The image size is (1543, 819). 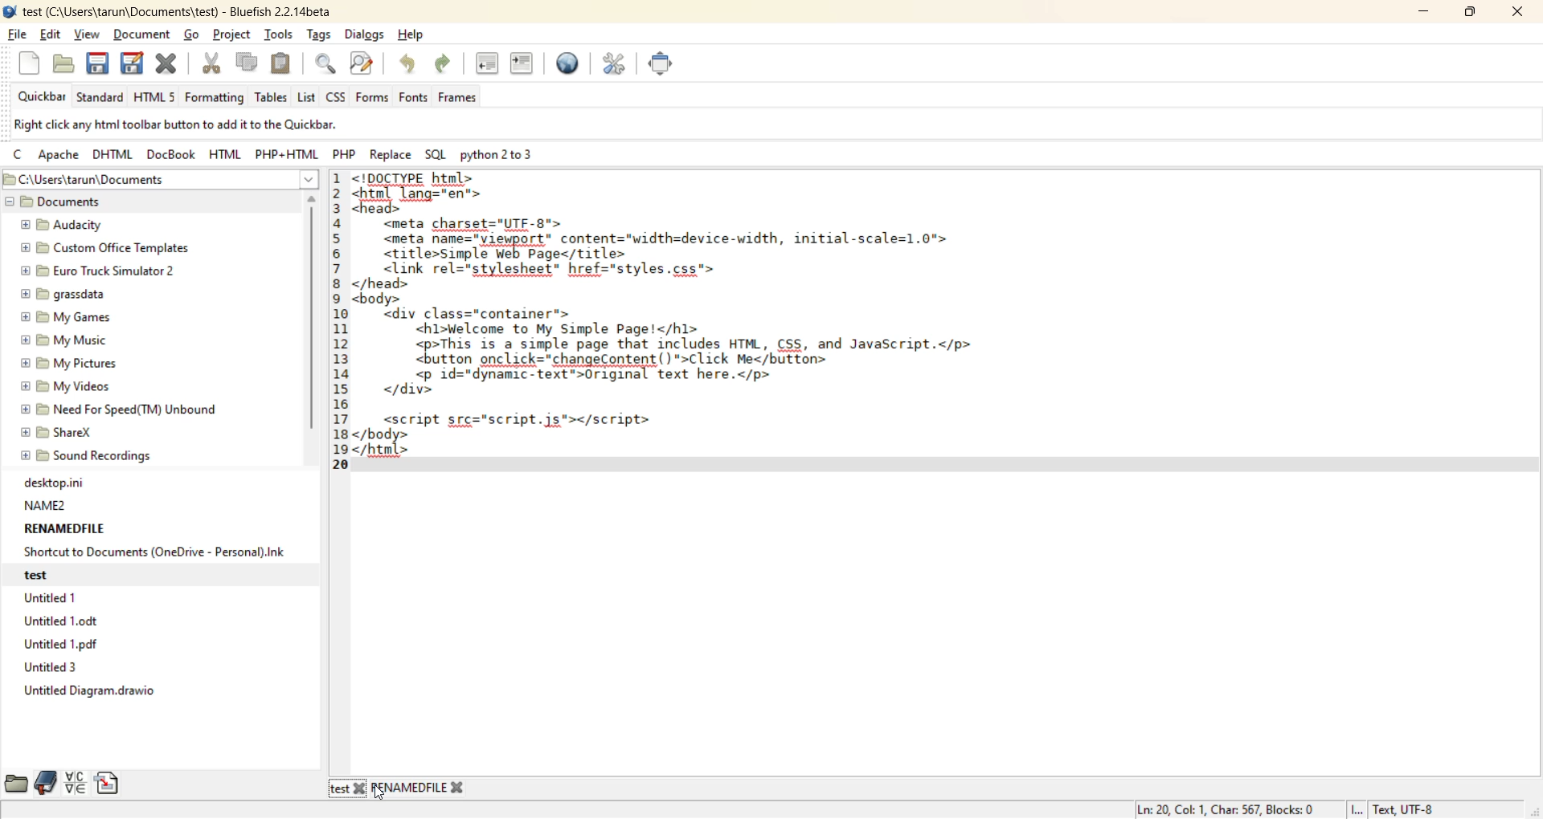 What do you see at coordinates (446, 63) in the screenshot?
I see `redo` at bounding box center [446, 63].